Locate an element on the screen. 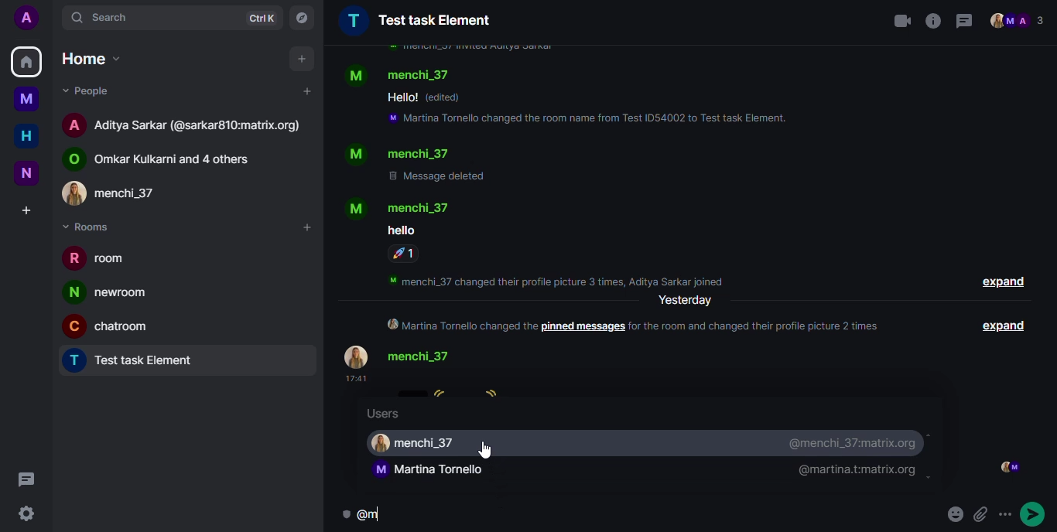 This screenshot has width=1057, height=532. emoji is located at coordinates (953, 513).